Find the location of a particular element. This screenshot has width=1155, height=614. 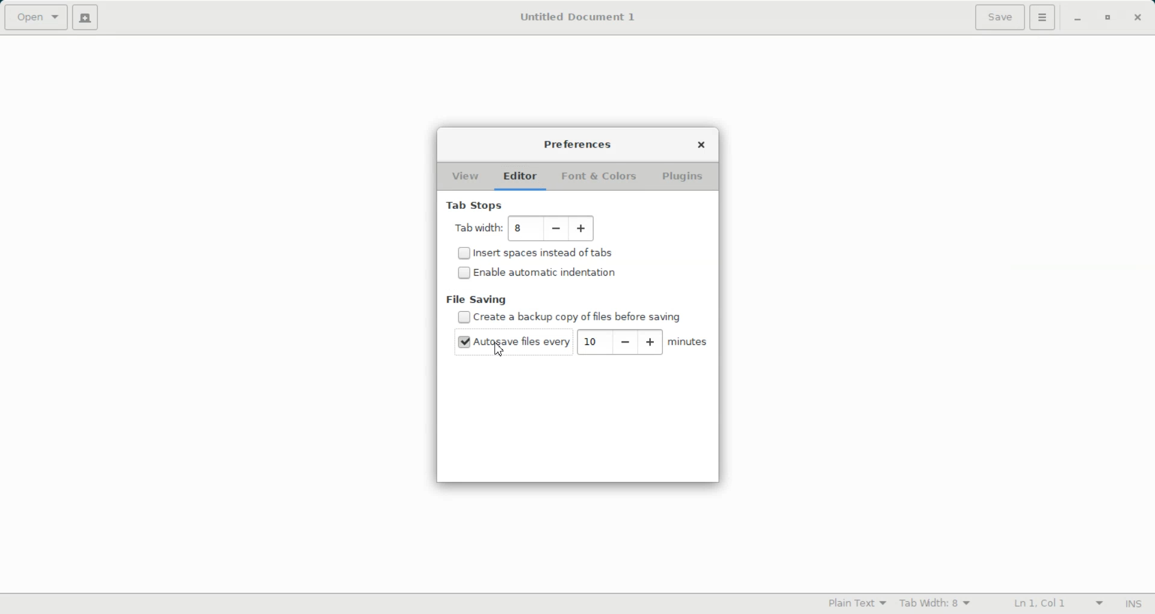

(un)check Autosave file every 10 minutes saved is located at coordinates (509, 342).